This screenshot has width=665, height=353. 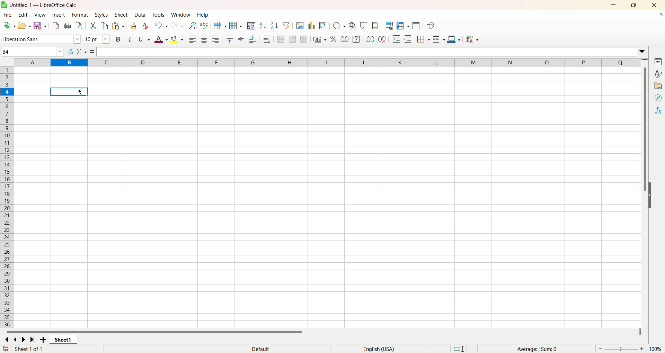 What do you see at coordinates (41, 39) in the screenshot?
I see `font name` at bounding box center [41, 39].